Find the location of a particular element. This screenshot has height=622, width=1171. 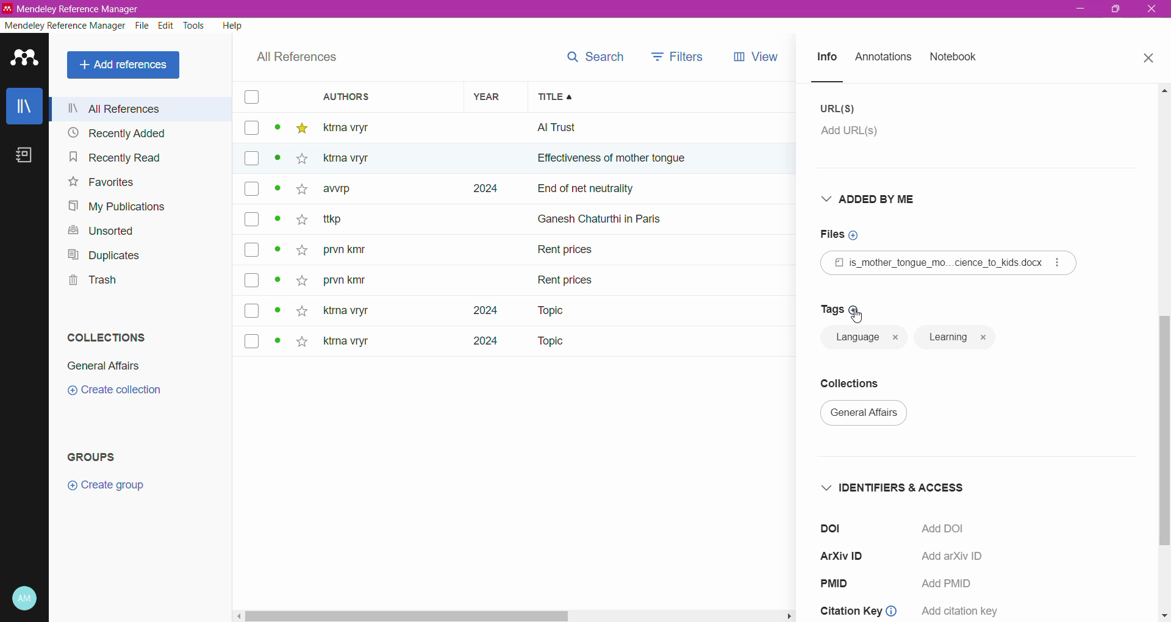

line  is located at coordinates (839, 82).